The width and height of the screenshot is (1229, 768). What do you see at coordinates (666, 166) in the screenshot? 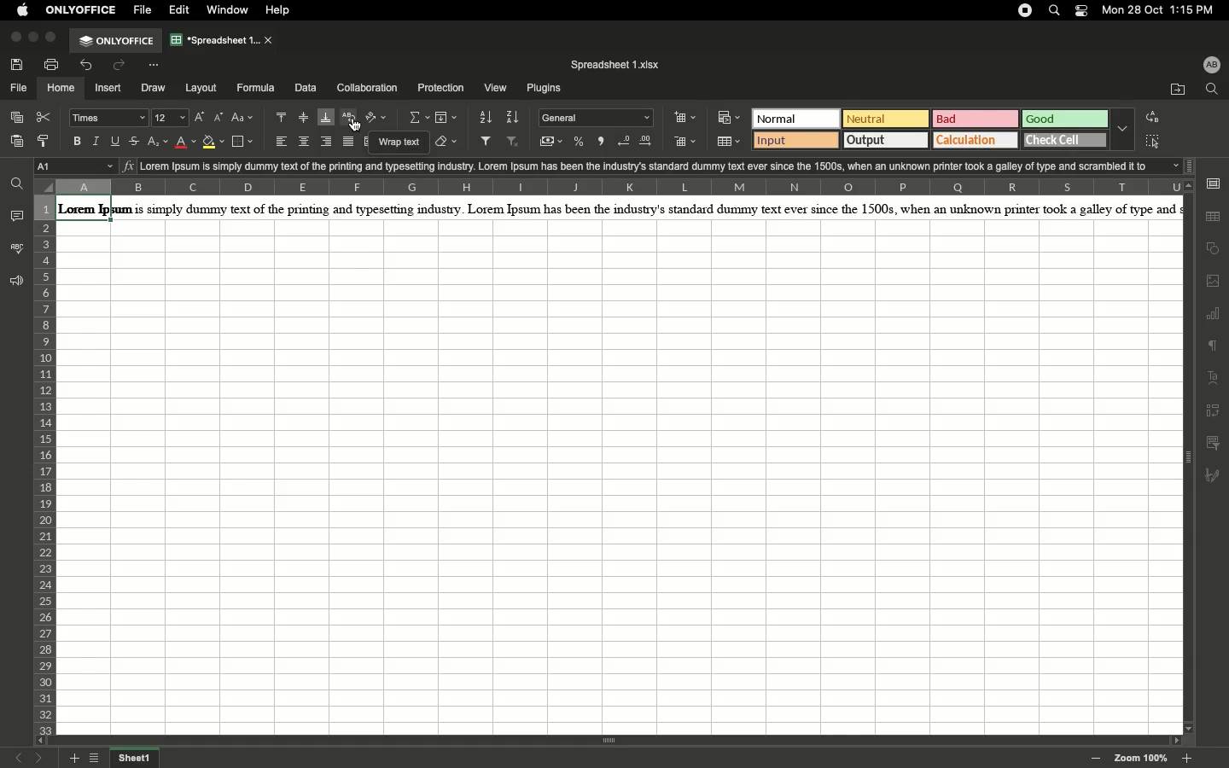
I see `Sample text` at bounding box center [666, 166].